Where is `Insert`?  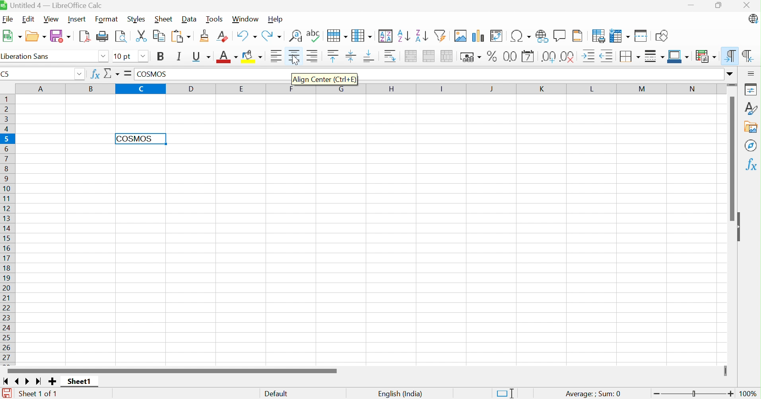
Insert is located at coordinates (76, 19).